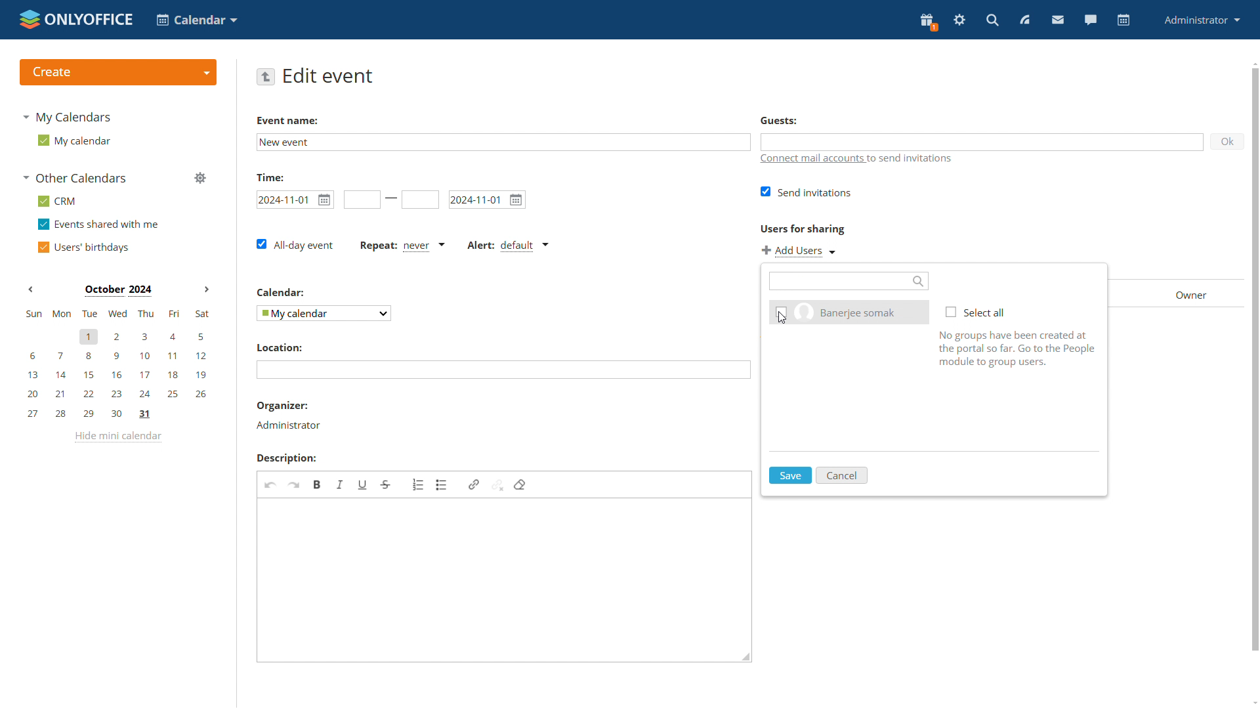  What do you see at coordinates (1254, 63) in the screenshot?
I see `scroll up` at bounding box center [1254, 63].